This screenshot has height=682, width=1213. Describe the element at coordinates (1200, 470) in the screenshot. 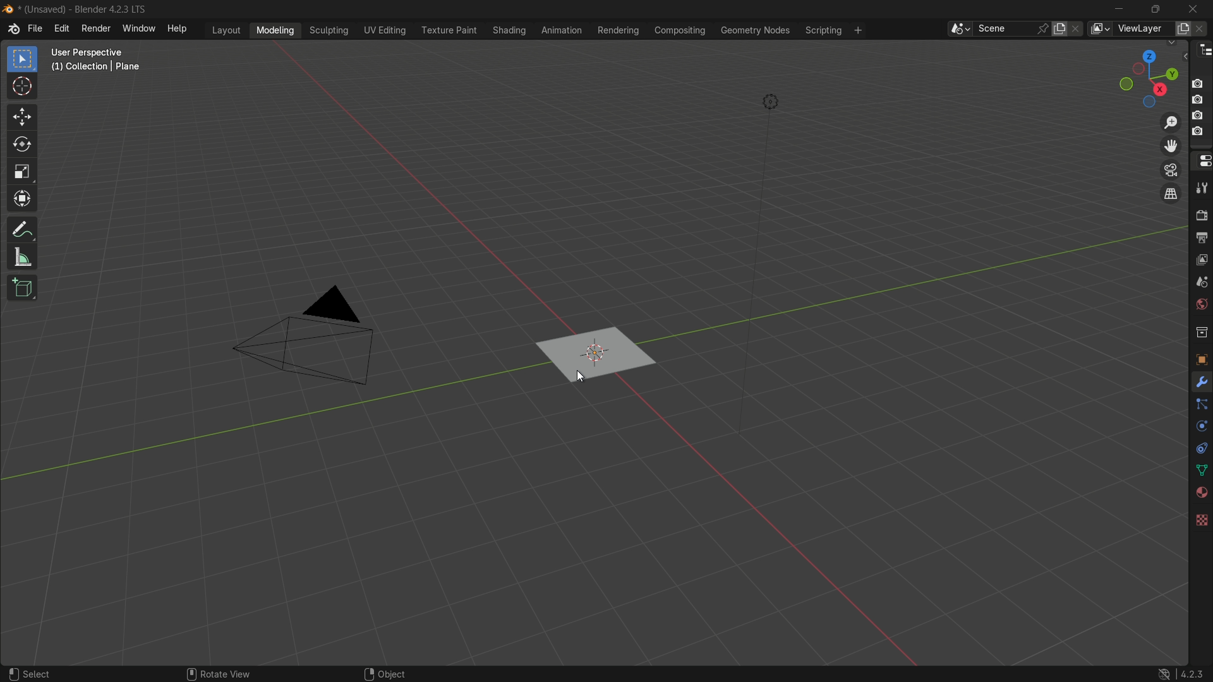

I see `data` at that location.